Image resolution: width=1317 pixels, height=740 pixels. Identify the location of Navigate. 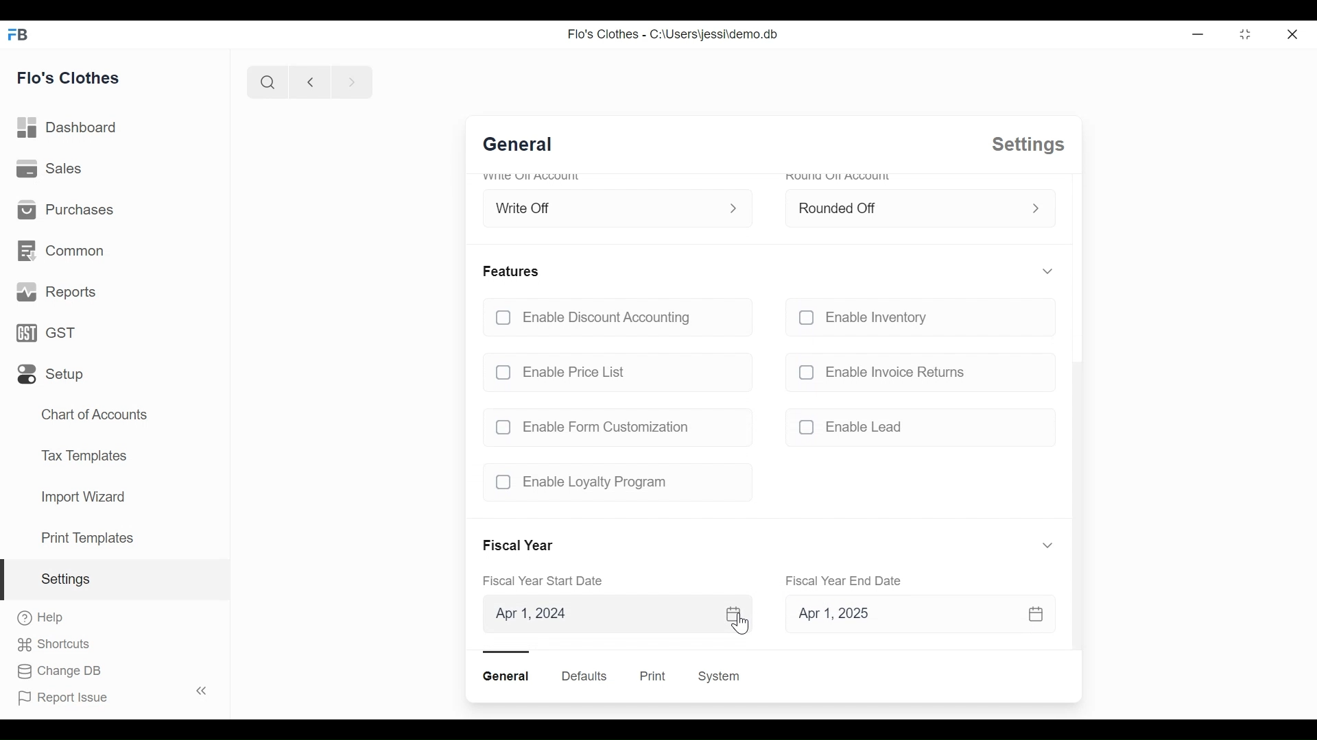
(350, 81).